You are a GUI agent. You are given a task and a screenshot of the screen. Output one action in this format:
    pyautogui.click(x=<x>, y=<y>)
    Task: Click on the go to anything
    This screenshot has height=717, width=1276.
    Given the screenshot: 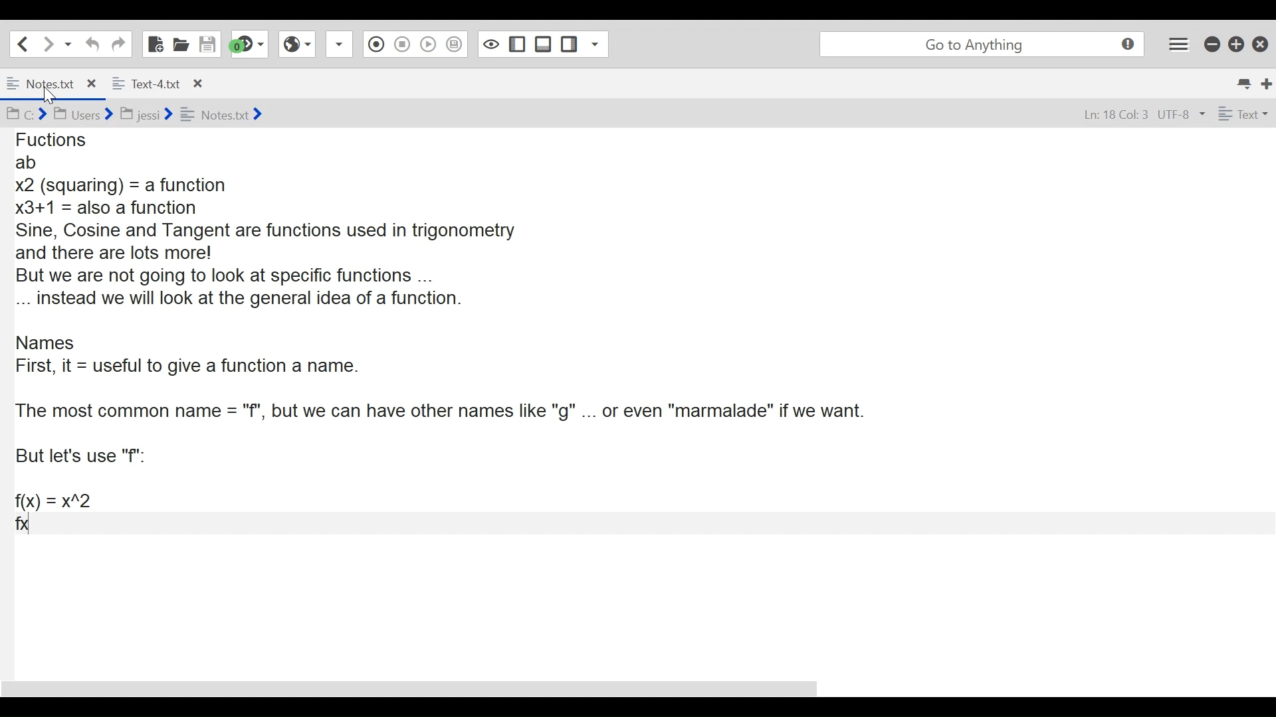 What is the action you would take?
    pyautogui.click(x=980, y=44)
    